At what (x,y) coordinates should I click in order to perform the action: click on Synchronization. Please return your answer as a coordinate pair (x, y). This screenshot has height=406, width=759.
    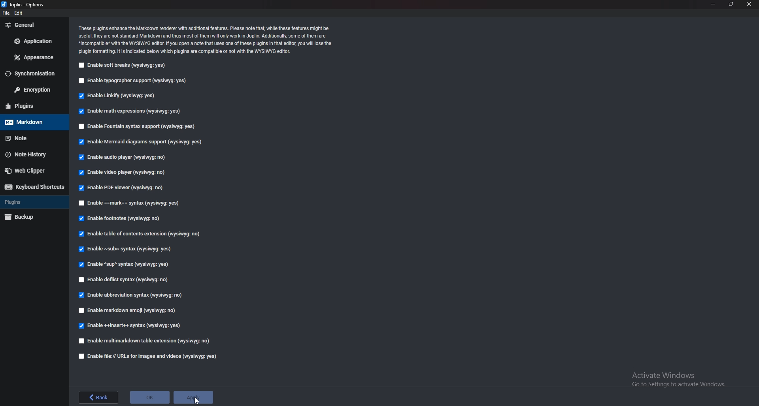
    Looking at the image, I should click on (33, 73).